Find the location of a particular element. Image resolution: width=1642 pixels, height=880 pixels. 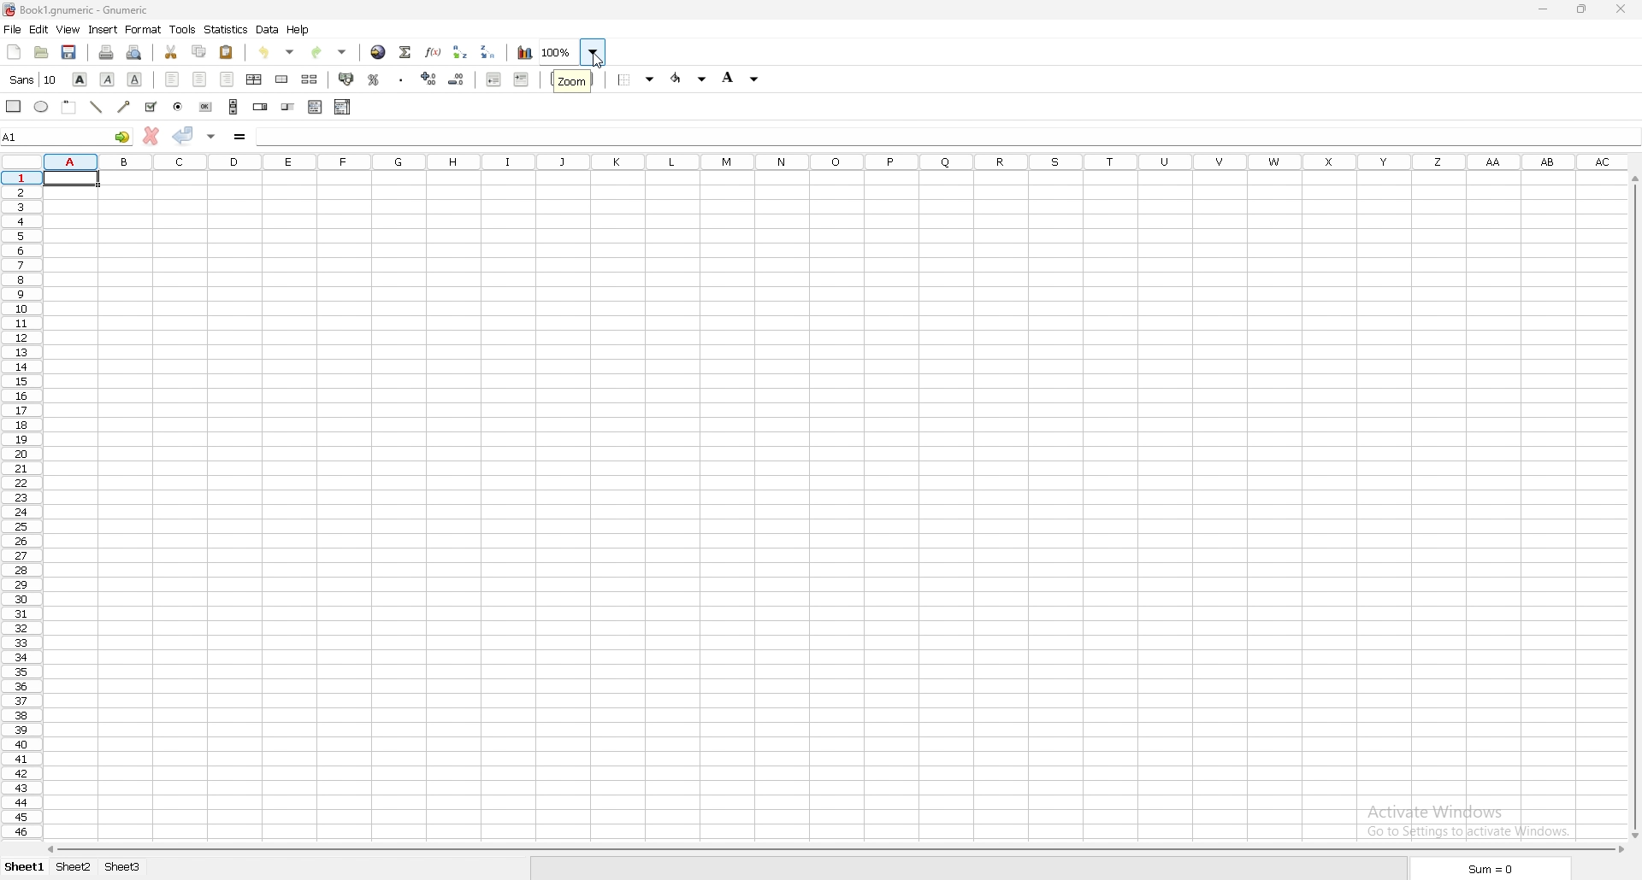

new is located at coordinates (15, 51).